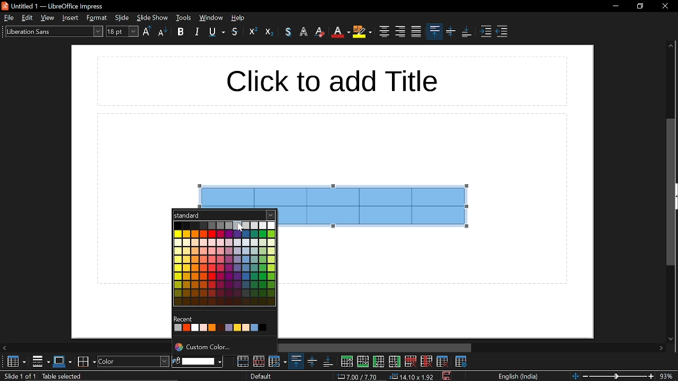 The height and width of the screenshot is (381, 678). Describe the element at coordinates (638, 7) in the screenshot. I see `restore down` at that location.